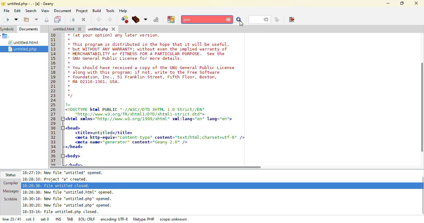 This screenshot has width=424, height=223. I want to click on scribble, so click(10, 199).